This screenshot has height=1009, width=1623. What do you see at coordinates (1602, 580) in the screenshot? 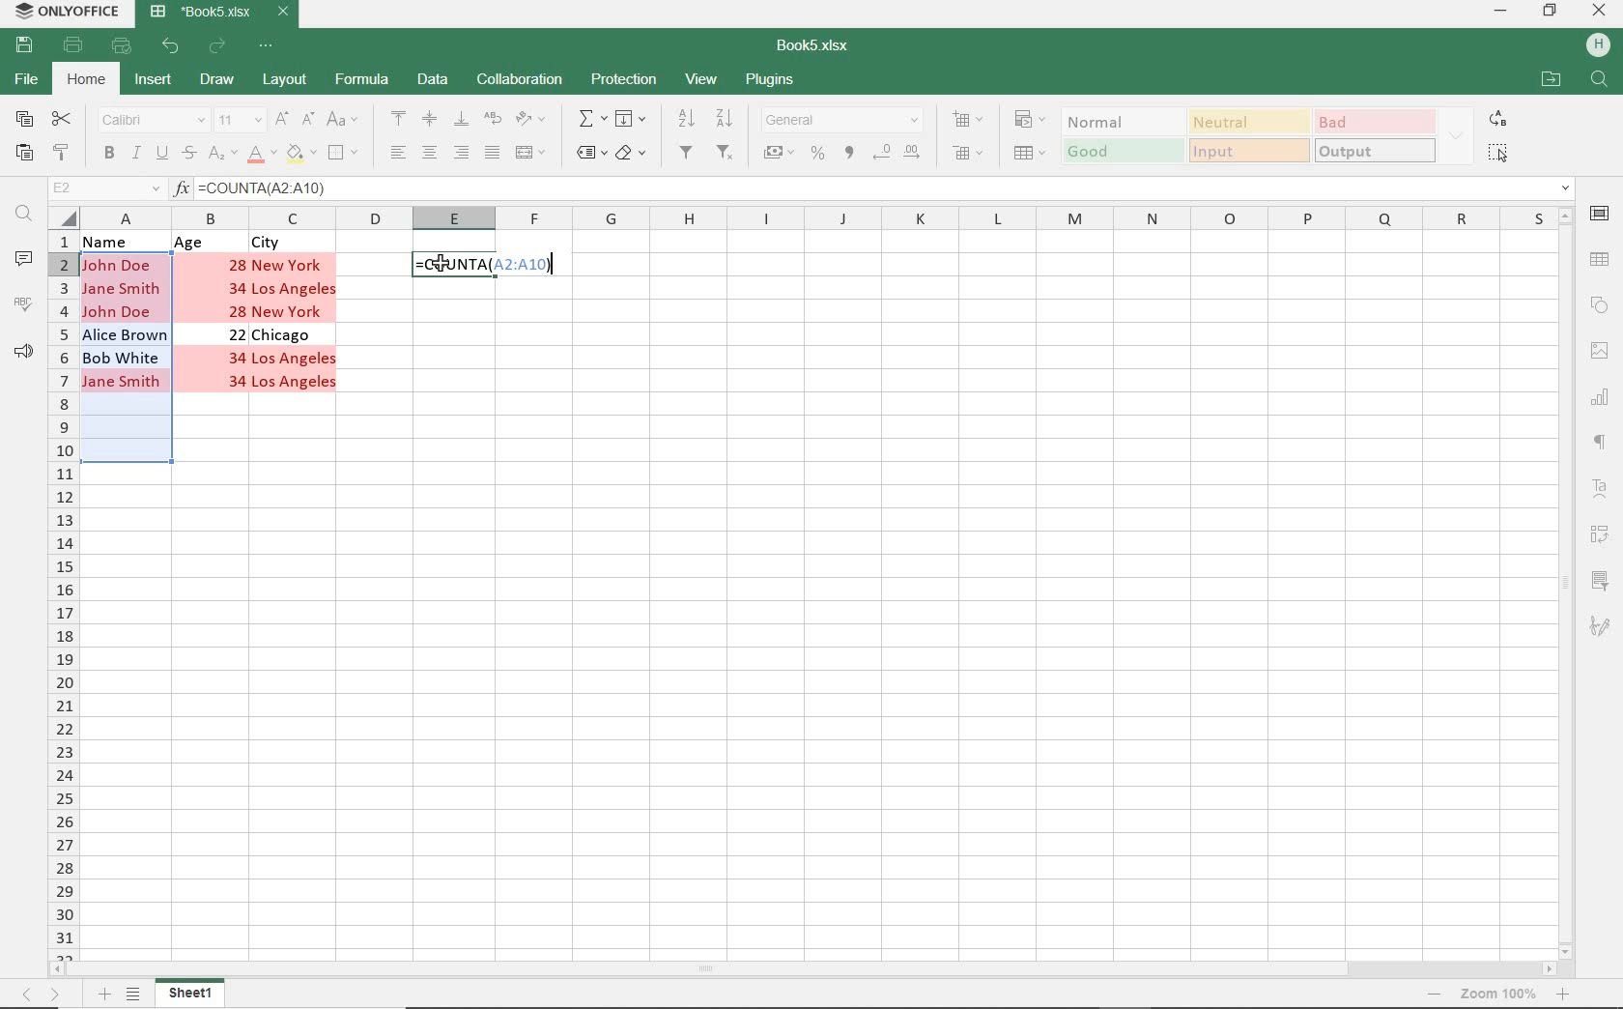
I see `Slicer` at bounding box center [1602, 580].